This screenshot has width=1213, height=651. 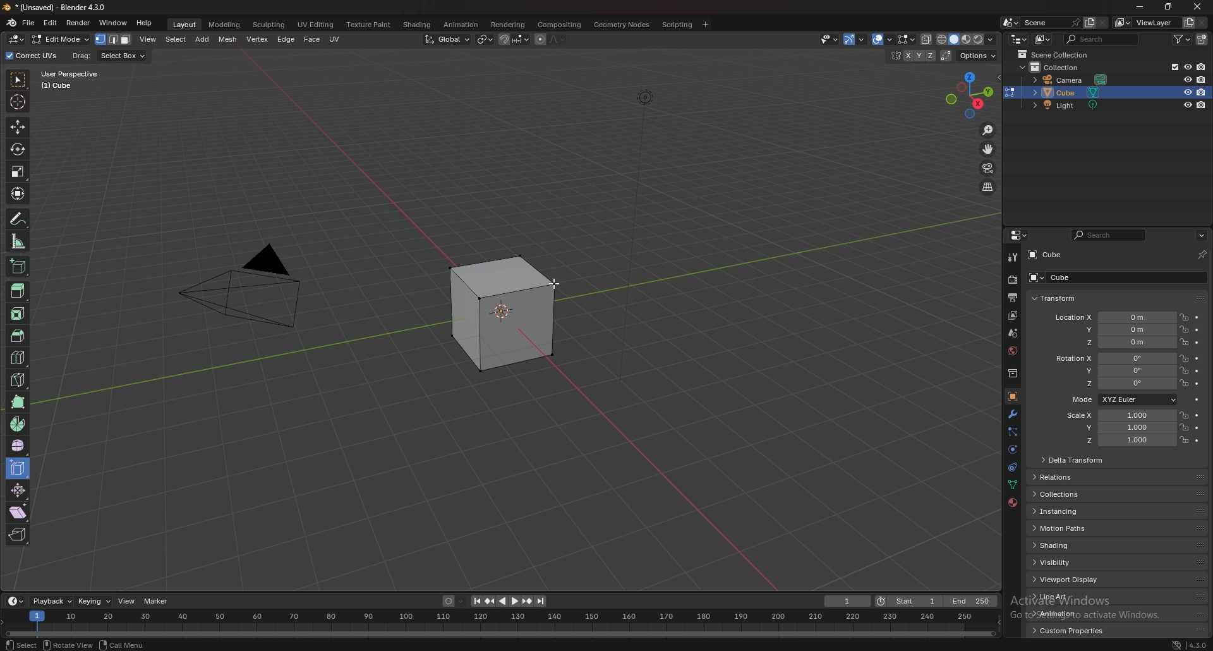 I want to click on snapping, so click(x=514, y=39).